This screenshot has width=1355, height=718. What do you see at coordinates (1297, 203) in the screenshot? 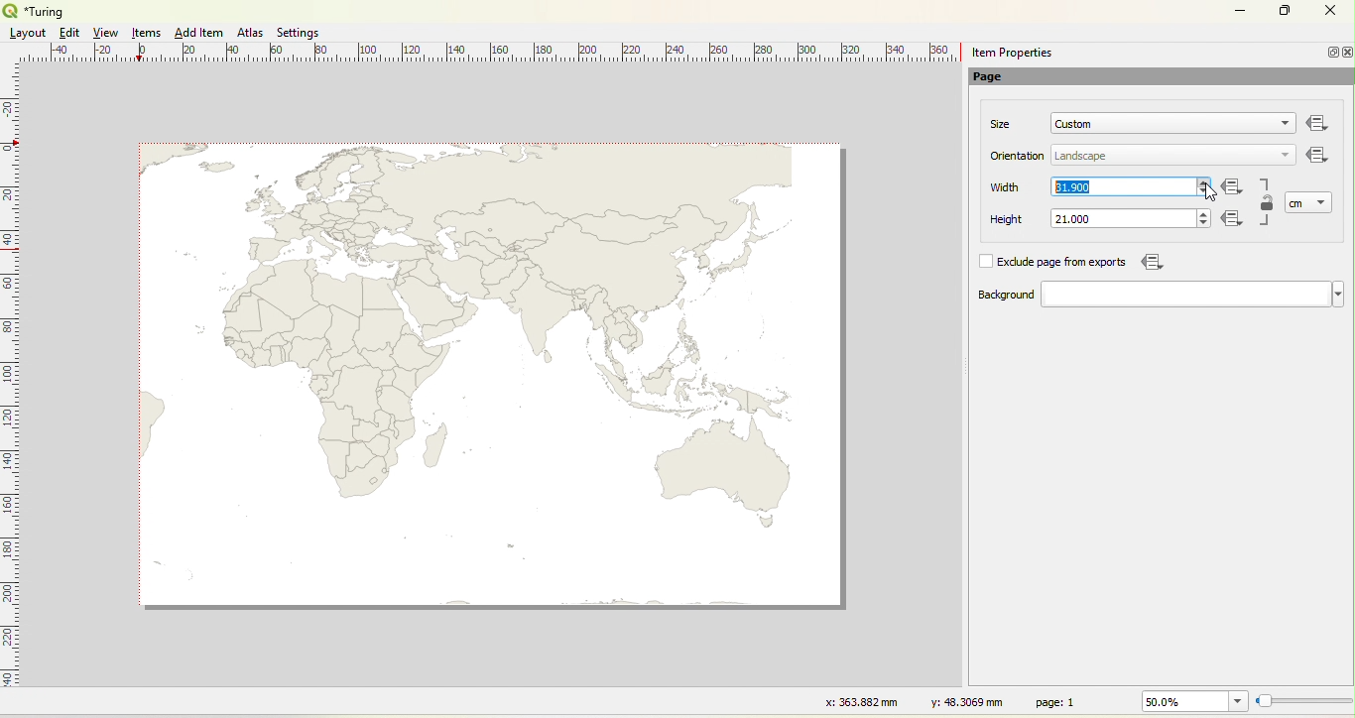
I see `cm` at bounding box center [1297, 203].